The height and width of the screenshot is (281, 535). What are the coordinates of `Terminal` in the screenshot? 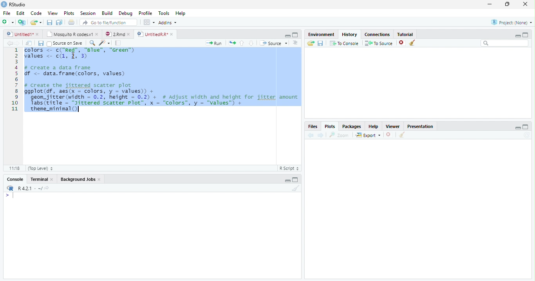 It's located at (39, 179).